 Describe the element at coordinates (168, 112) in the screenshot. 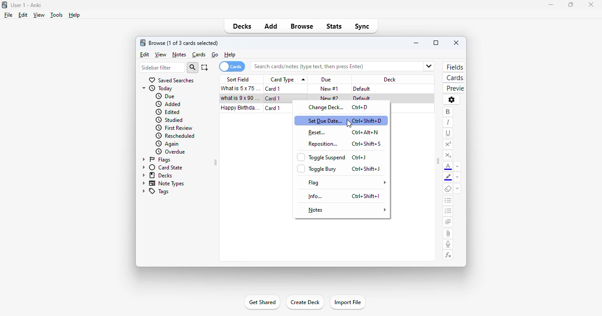

I see `edited` at that location.